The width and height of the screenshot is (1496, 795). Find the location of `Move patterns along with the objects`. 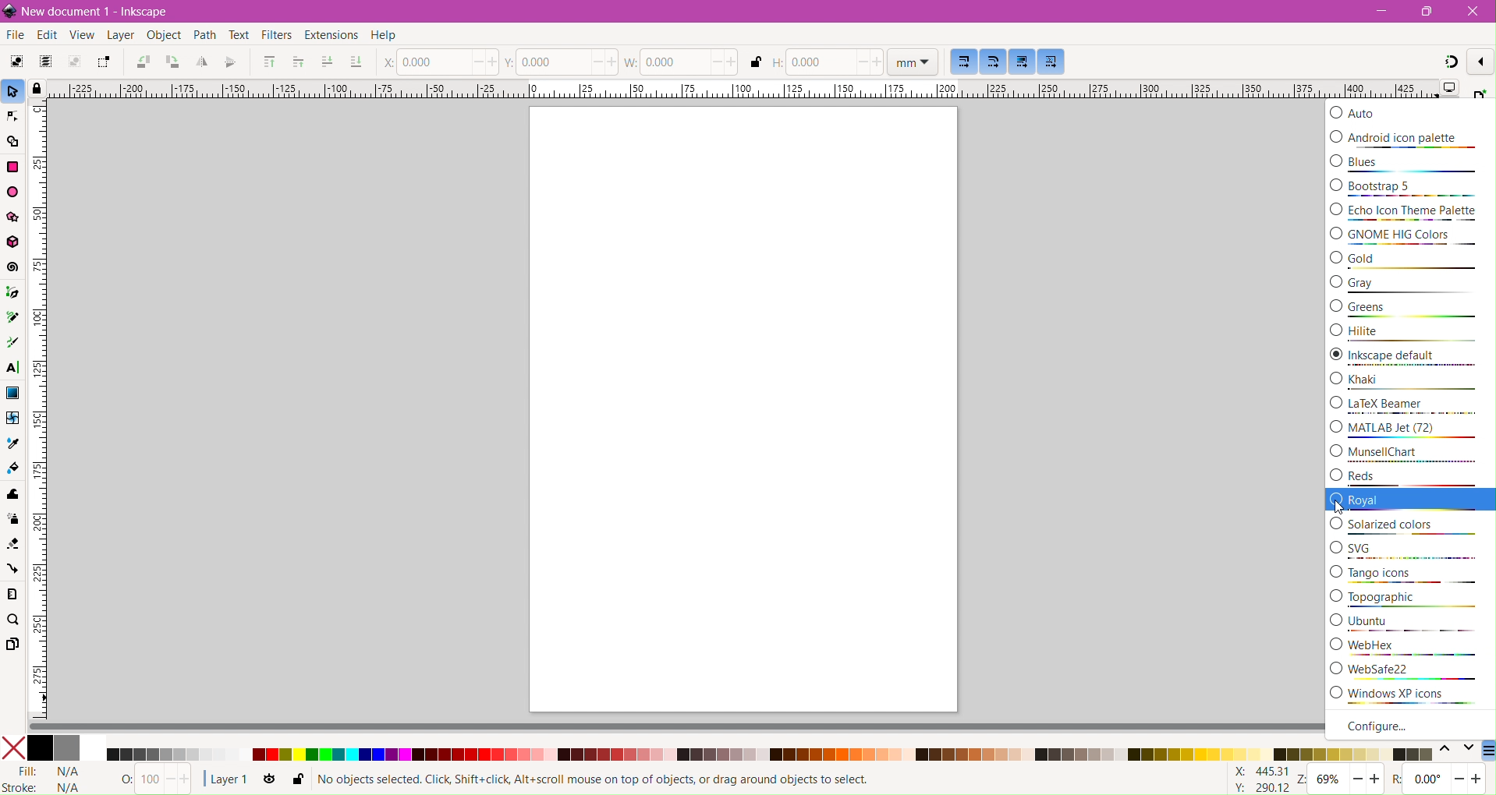

Move patterns along with the objects is located at coordinates (1051, 62).